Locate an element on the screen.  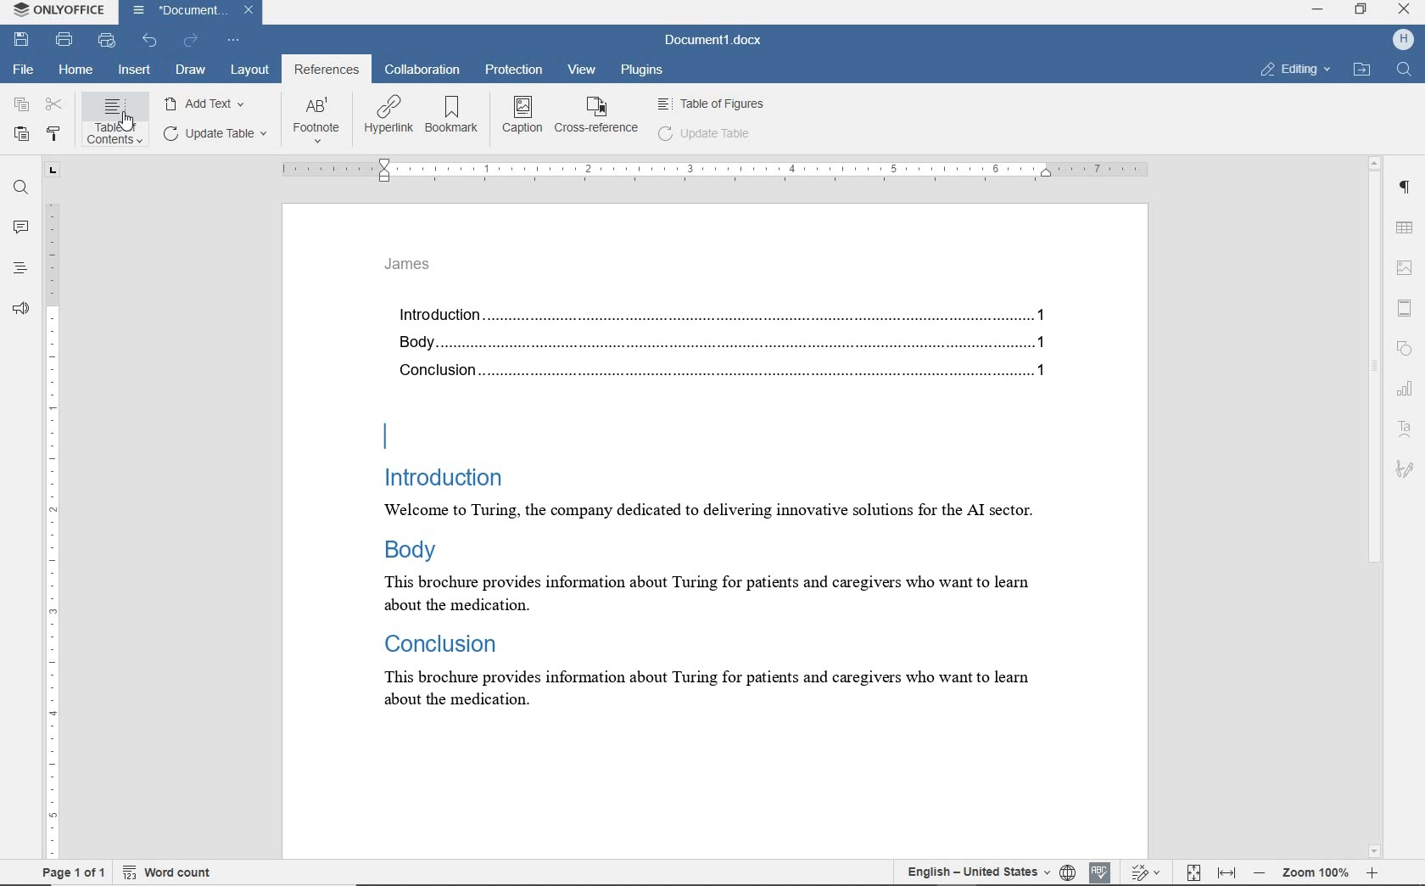
FIND is located at coordinates (1405, 70).